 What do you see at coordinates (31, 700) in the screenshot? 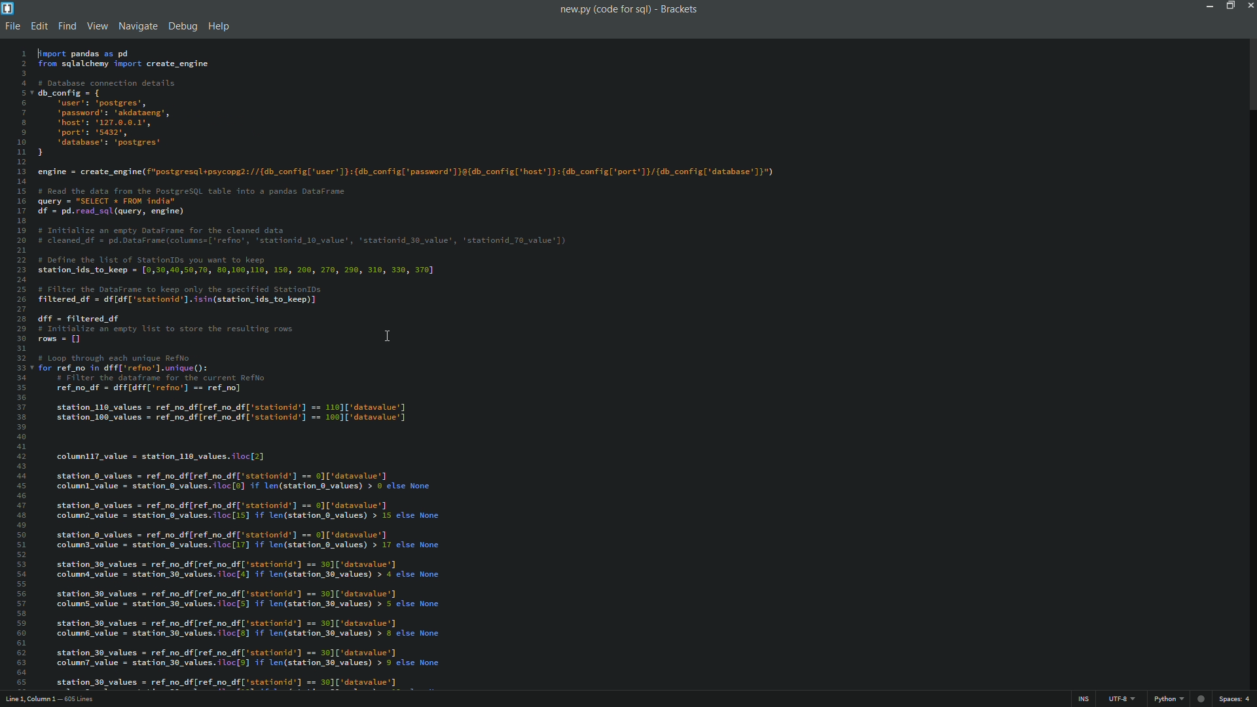
I see `cursor position` at bounding box center [31, 700].